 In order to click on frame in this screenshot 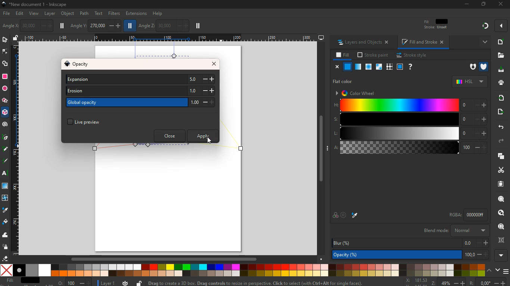, I will do `click(501, 240)`.